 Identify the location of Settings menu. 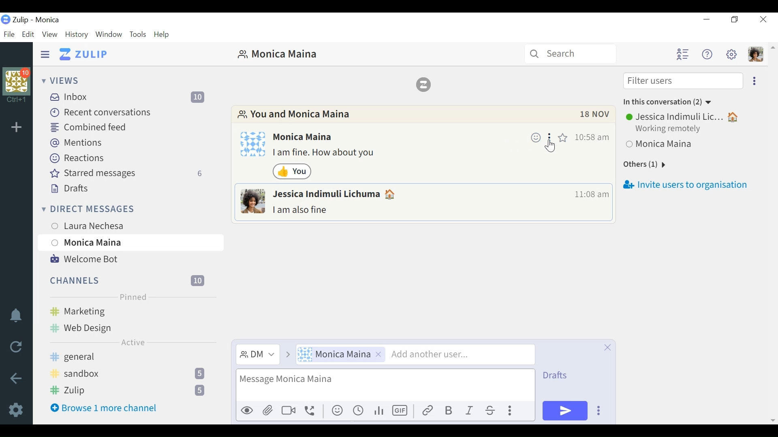
(731, 54).